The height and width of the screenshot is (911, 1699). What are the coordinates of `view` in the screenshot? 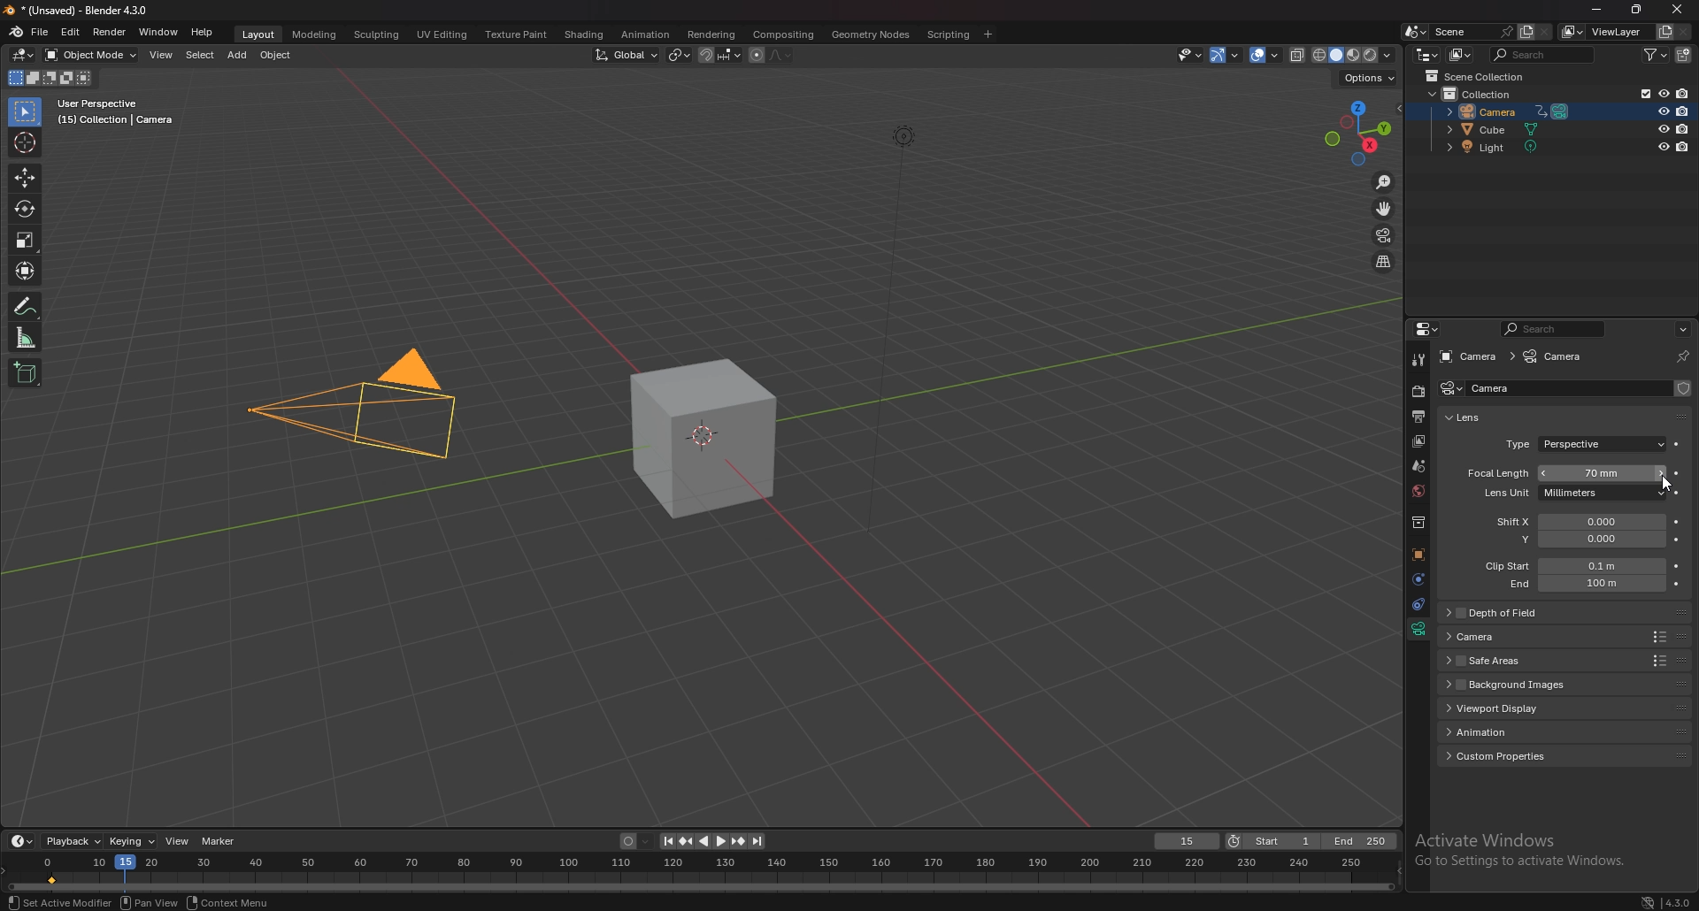 It's located at (161, 54).